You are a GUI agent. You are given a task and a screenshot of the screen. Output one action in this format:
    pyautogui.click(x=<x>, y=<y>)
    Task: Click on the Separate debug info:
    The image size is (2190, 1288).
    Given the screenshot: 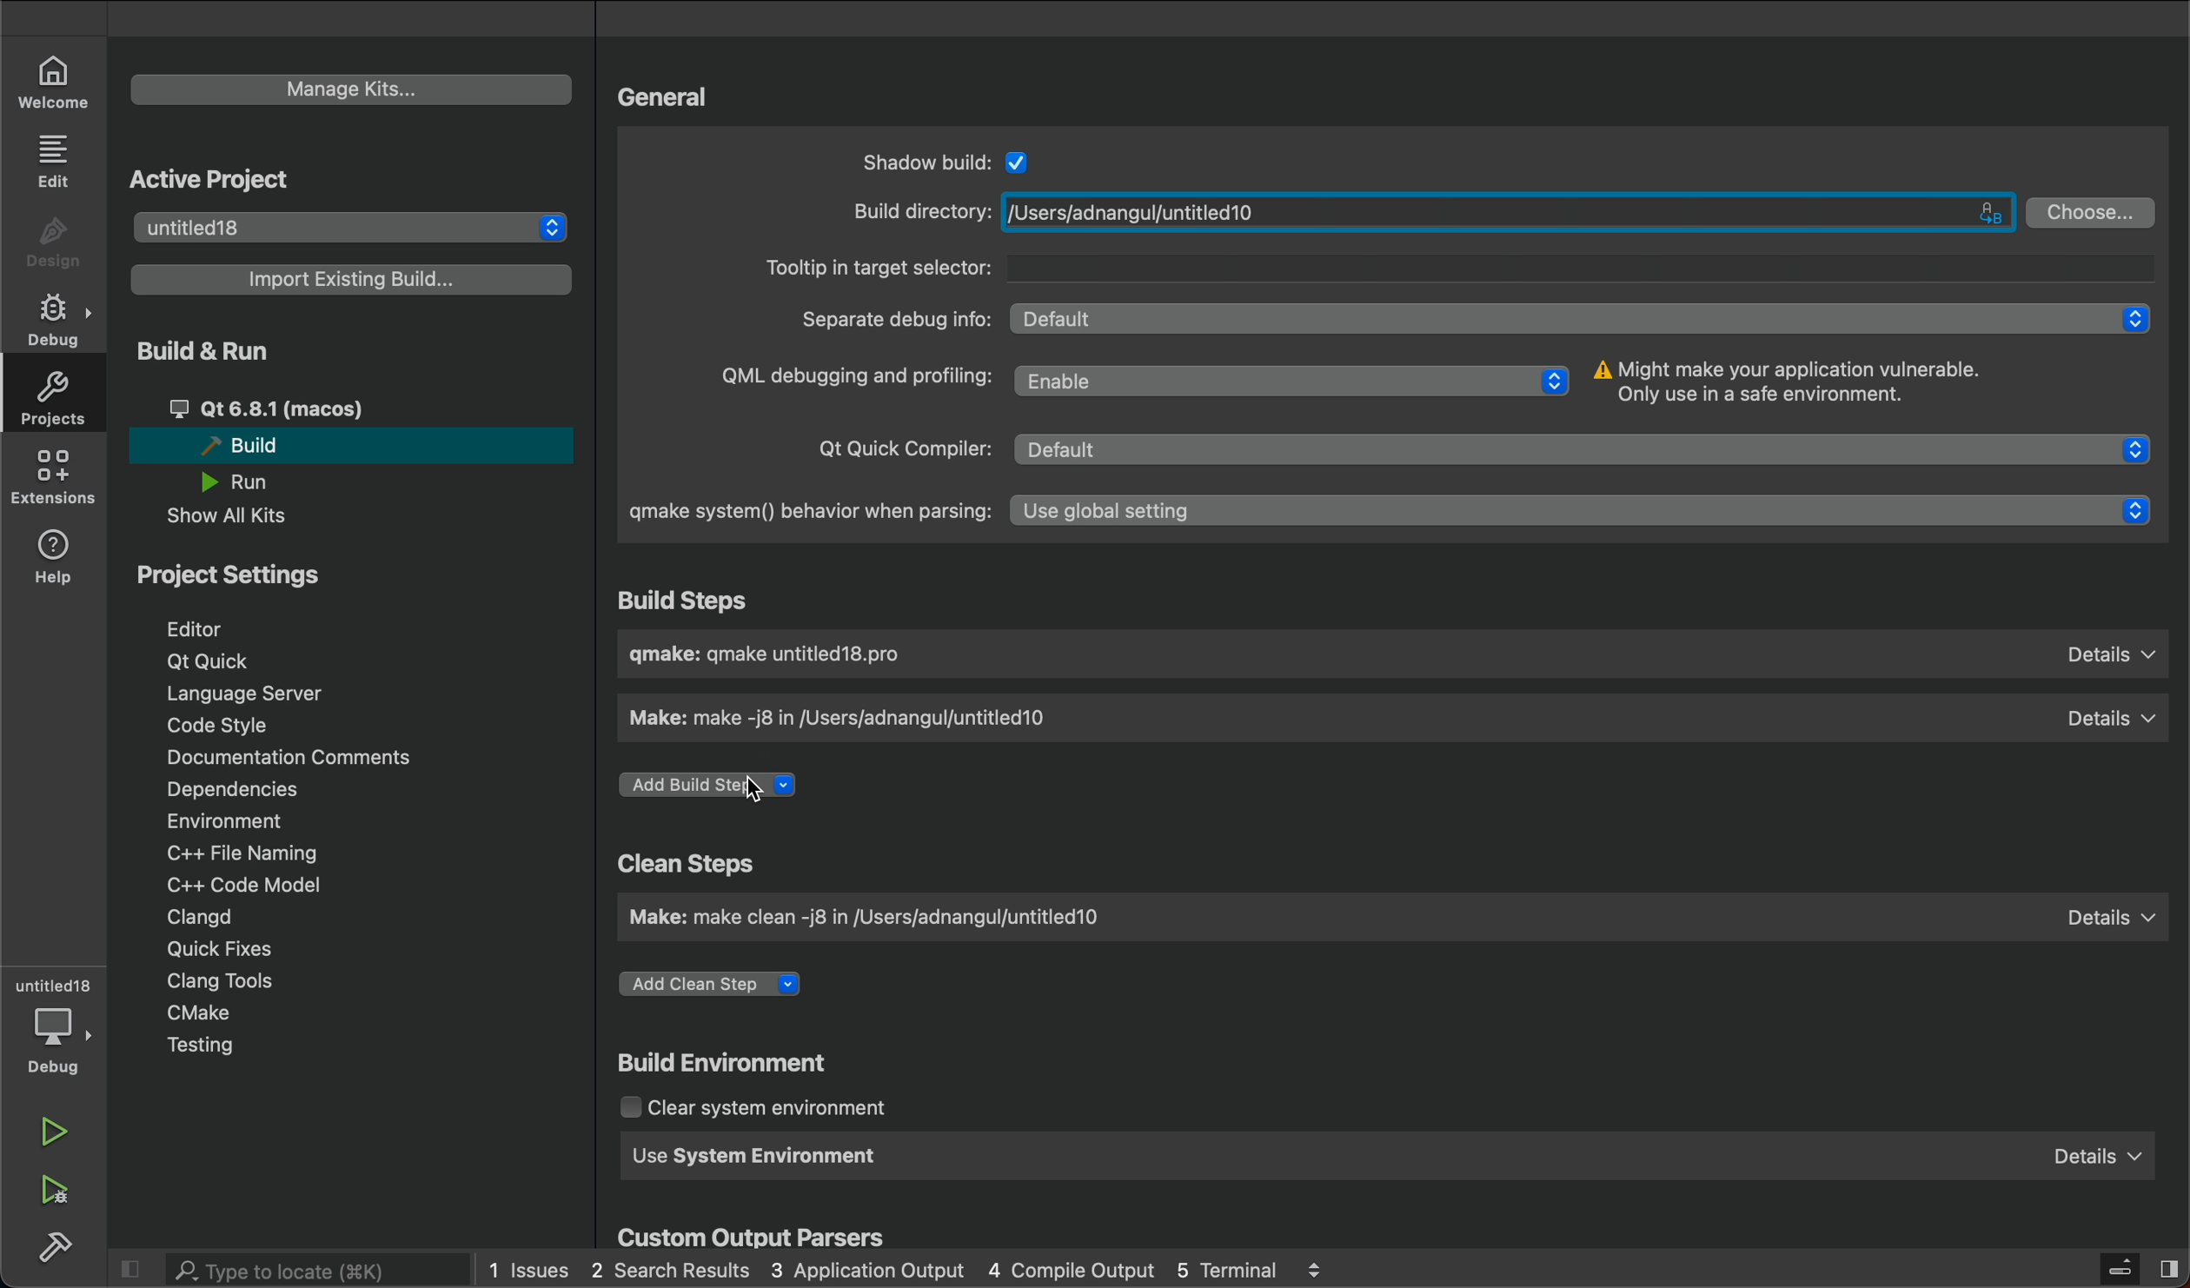 What is the action you would take?
    pyautogui.click(x=891, y=319)
    